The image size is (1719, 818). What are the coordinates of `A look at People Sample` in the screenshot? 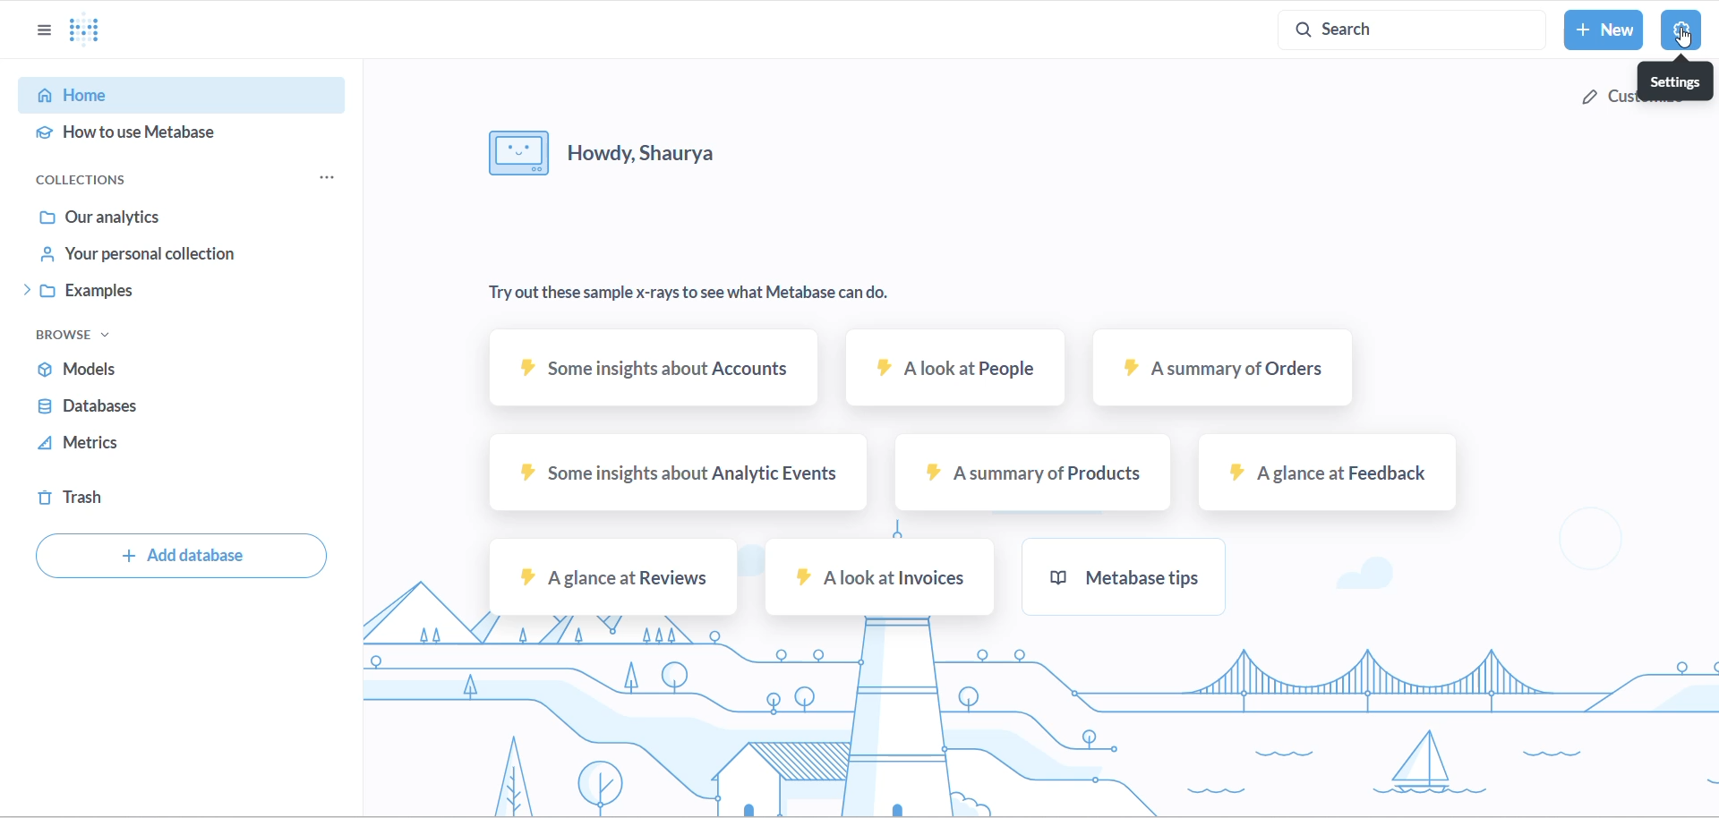 It's located at (958, 367).